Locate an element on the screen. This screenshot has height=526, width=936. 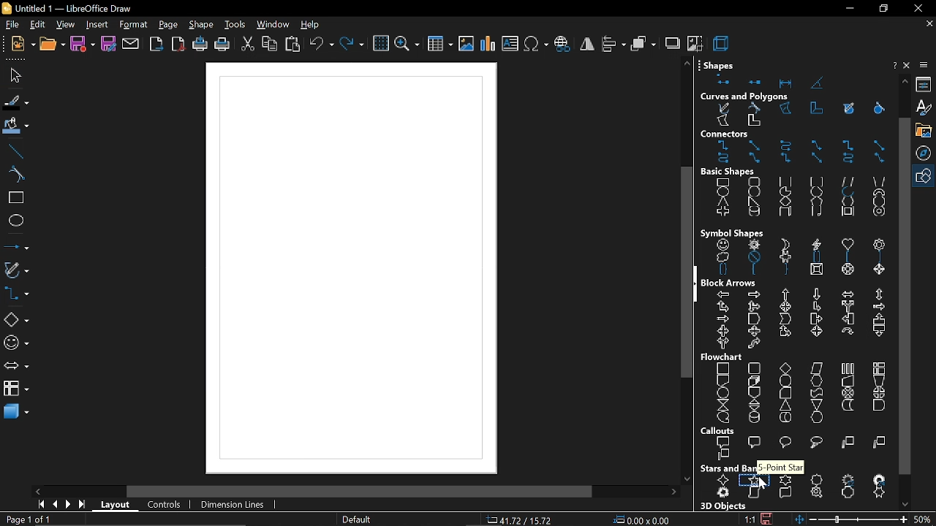
shapes is located at coordinates (798, 82).